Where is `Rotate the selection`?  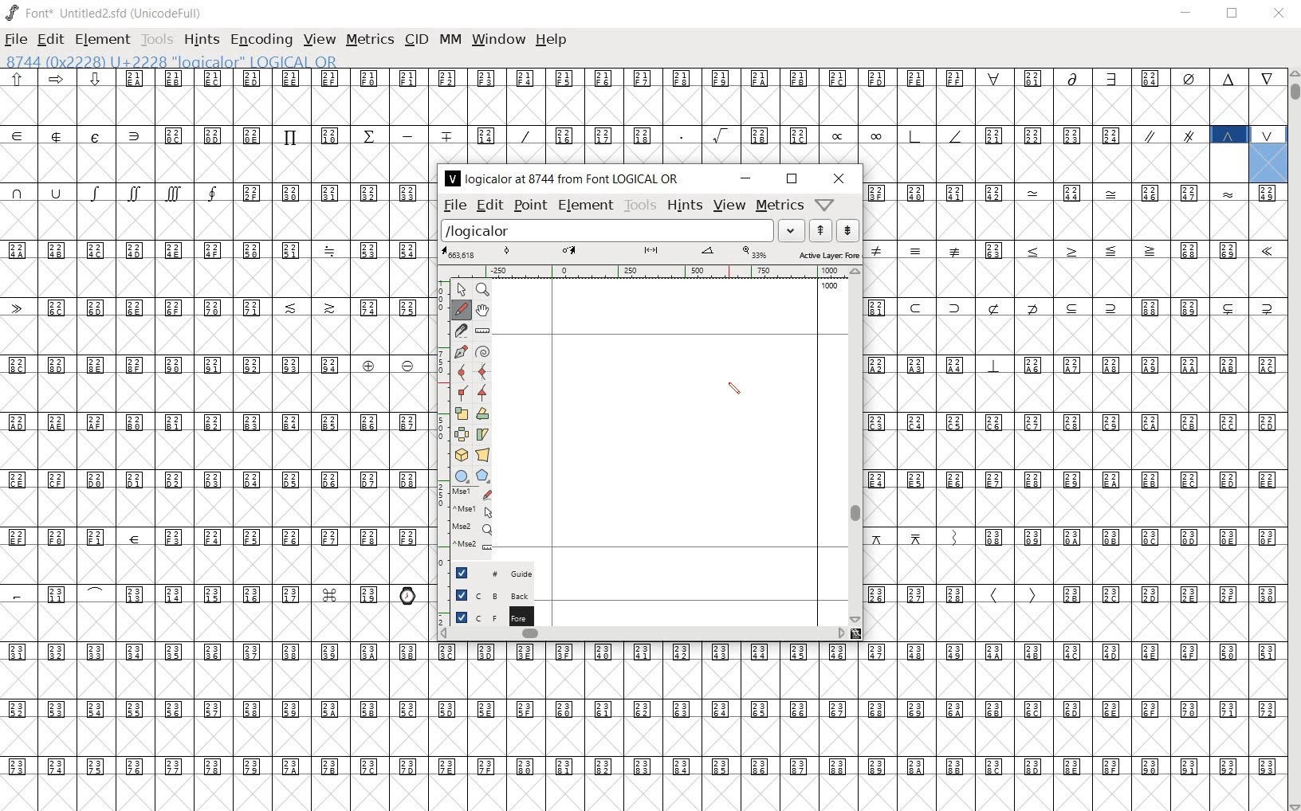
Rotate the selection is located at coordinates (481, 435).